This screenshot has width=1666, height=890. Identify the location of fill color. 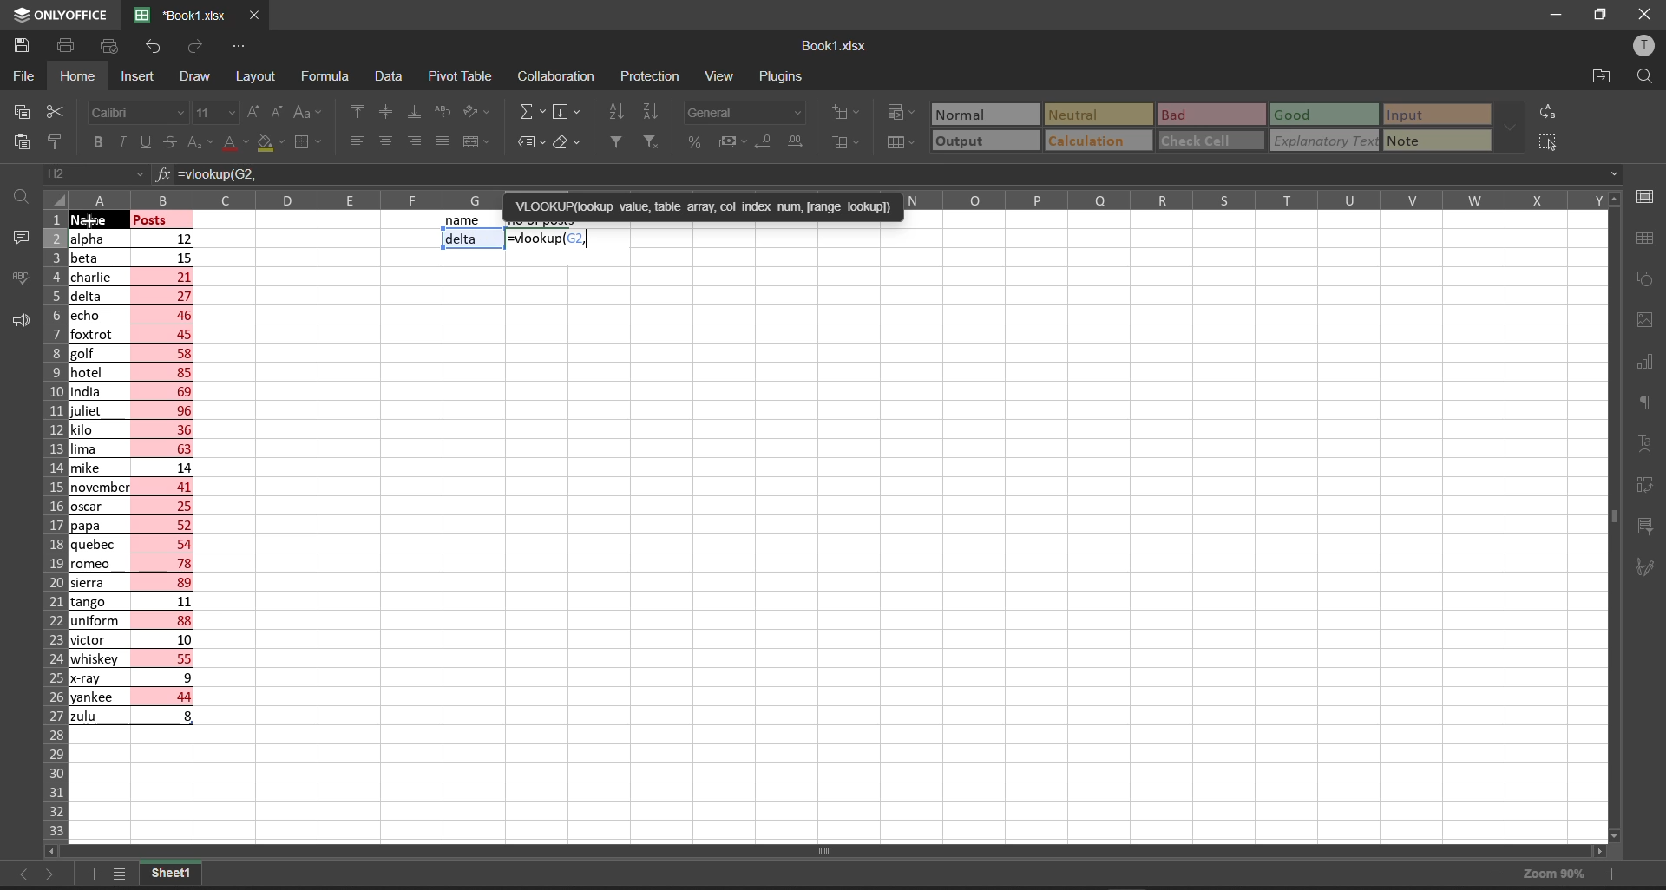
(272, 144).